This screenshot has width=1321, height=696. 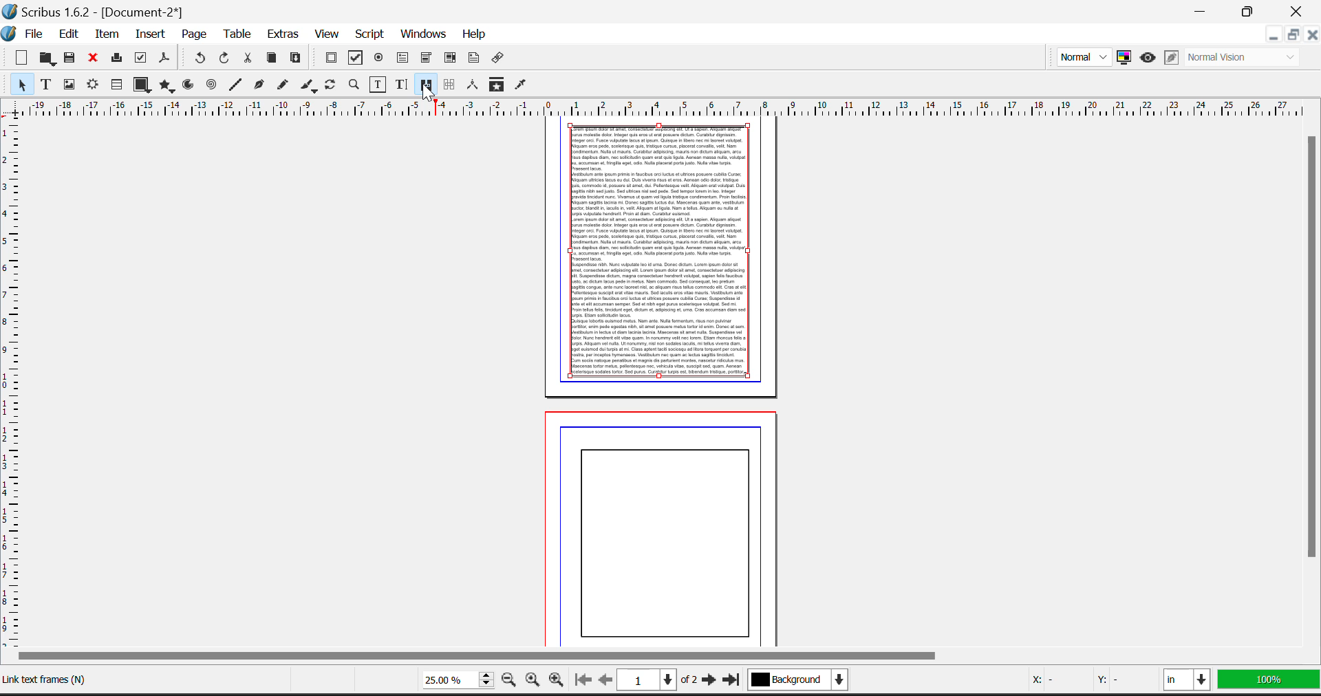 What do you see at coordinates (69, 34) in the screenshot?
I see `Edit` at bounding box center [69, 34].